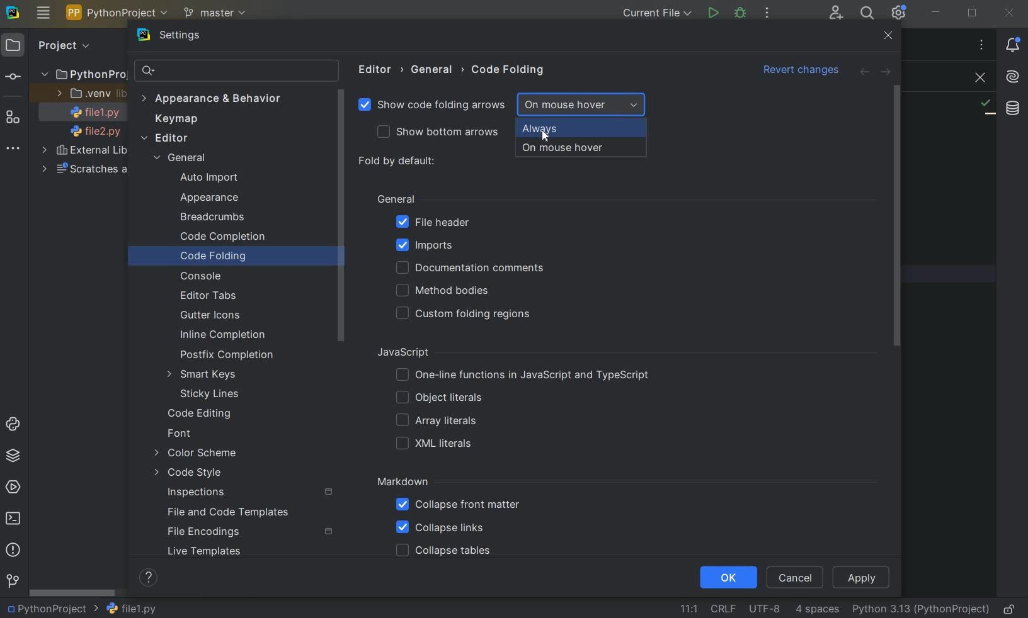 The height and width of the screenshot is (618, 1028). Describe the element at coordinates (581, 104) in the screenshot. I see `ON MOUSE HOVER` at that location.